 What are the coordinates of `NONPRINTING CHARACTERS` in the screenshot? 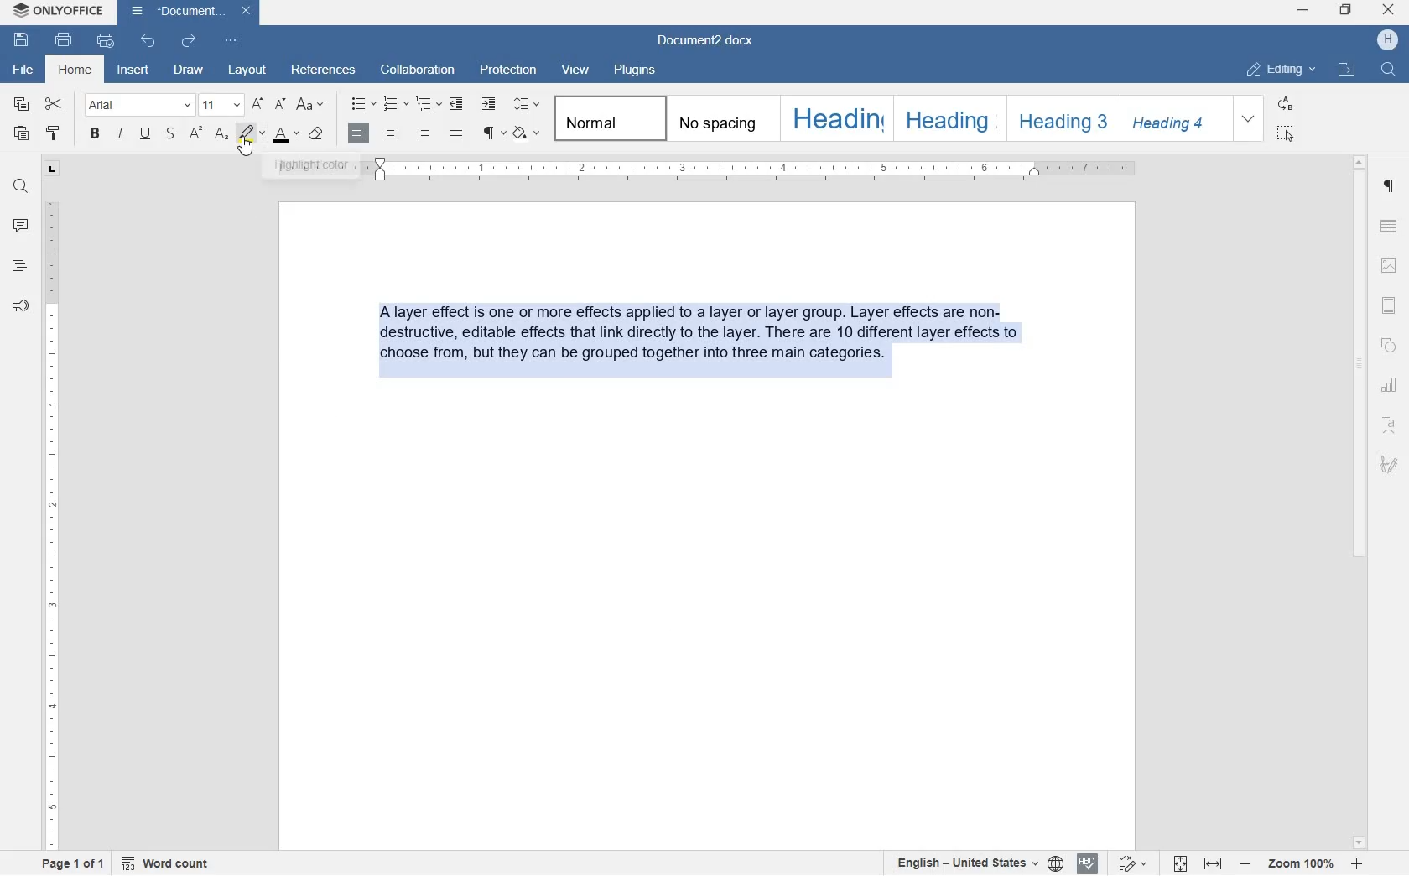 It's located at (492, 133).